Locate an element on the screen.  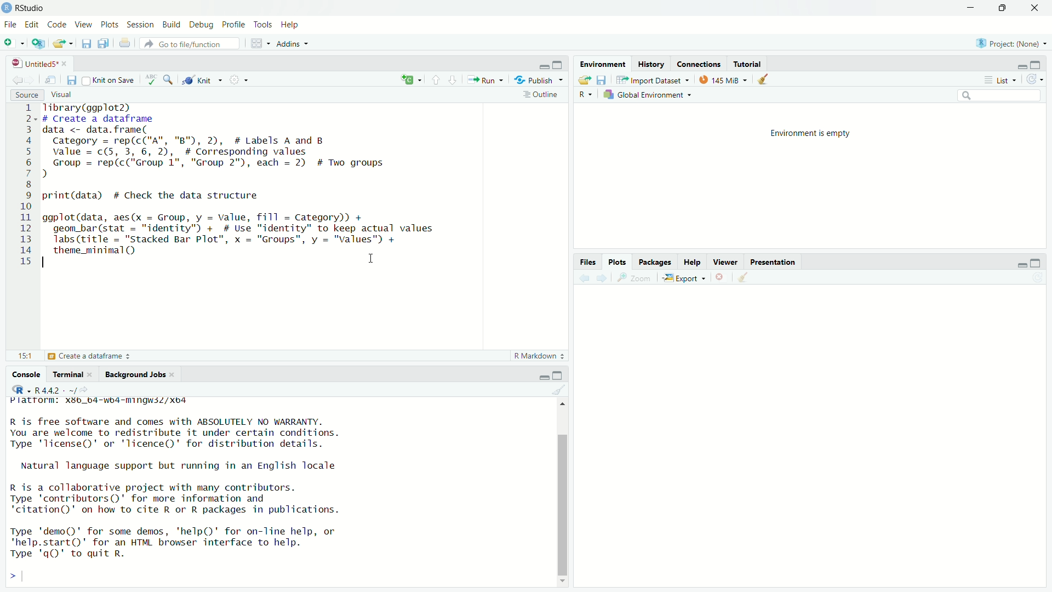
Refresh the list of objects in the environment is located at coordinates (1036, 78).